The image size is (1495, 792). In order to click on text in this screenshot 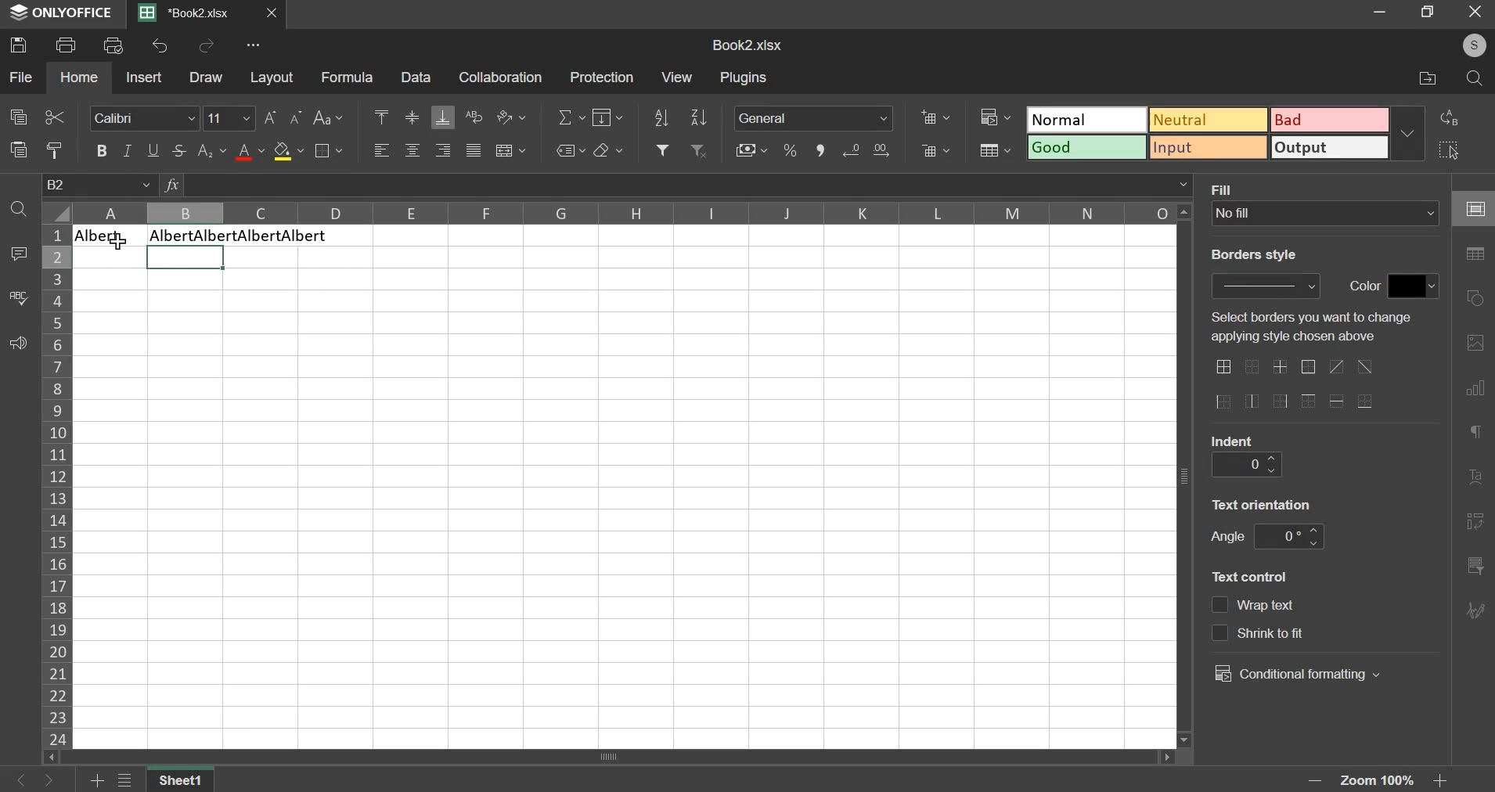, I will do `click(1270, 606)`.